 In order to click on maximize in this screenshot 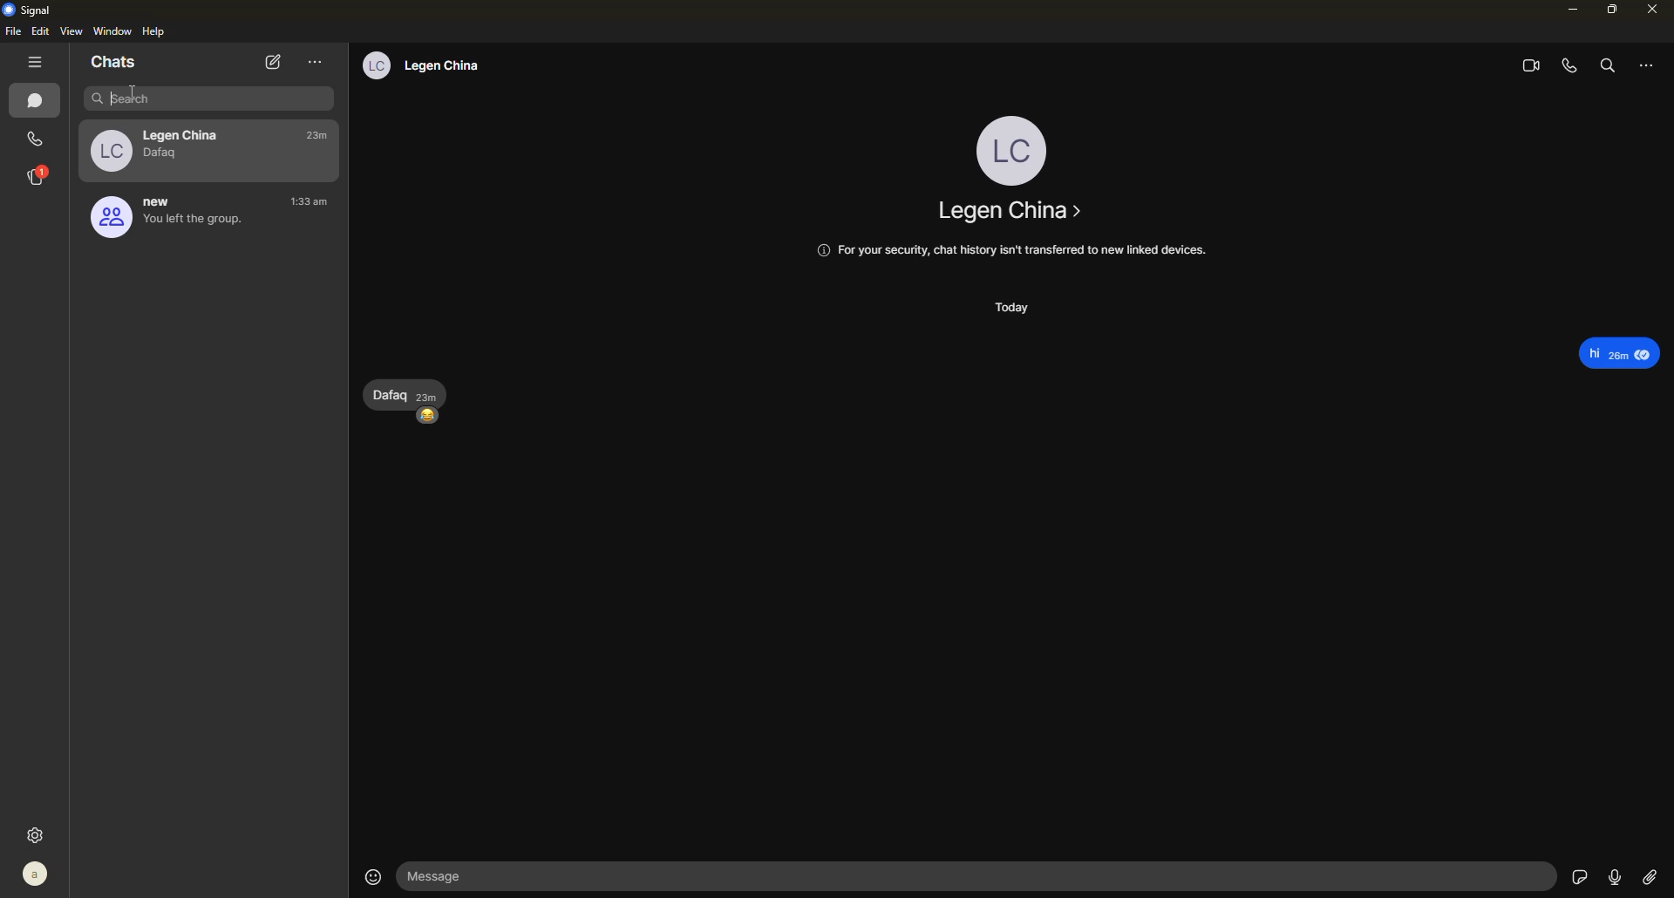, I will do `click(1615, 13)`.